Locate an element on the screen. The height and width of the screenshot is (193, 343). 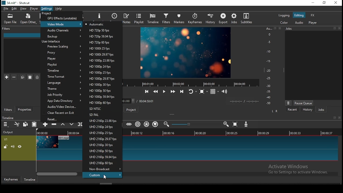
subtitles is located at coordinates (246, 18).